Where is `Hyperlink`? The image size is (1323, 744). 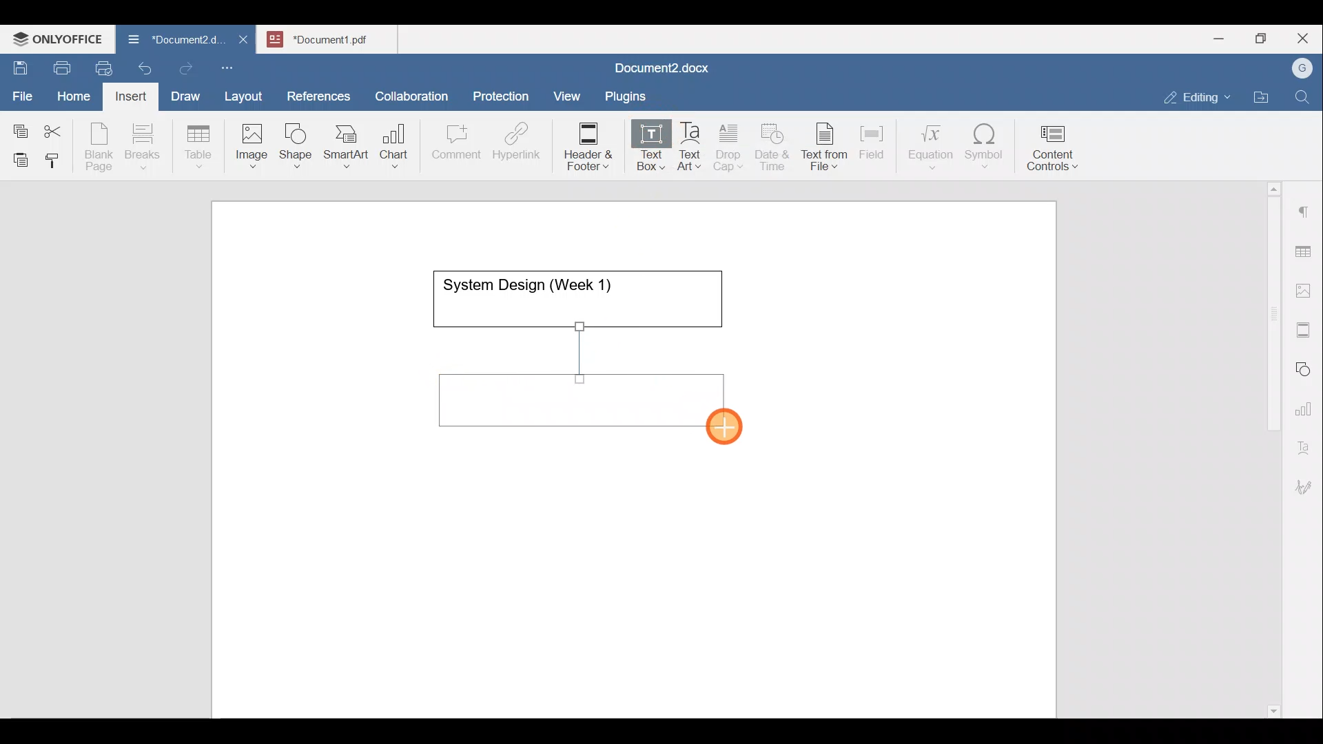
Hyperlink is located at coordinates (521, 145).